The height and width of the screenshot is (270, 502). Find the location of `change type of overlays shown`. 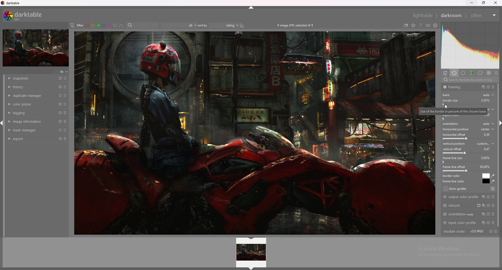

change type of overlays shown is located at coordinates (413, 25).